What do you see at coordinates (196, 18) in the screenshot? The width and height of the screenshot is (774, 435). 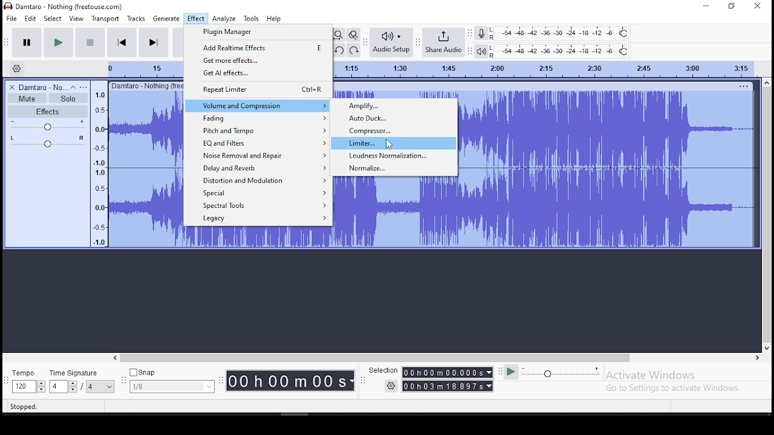 I see `effect` at bounding box center [196, 18].